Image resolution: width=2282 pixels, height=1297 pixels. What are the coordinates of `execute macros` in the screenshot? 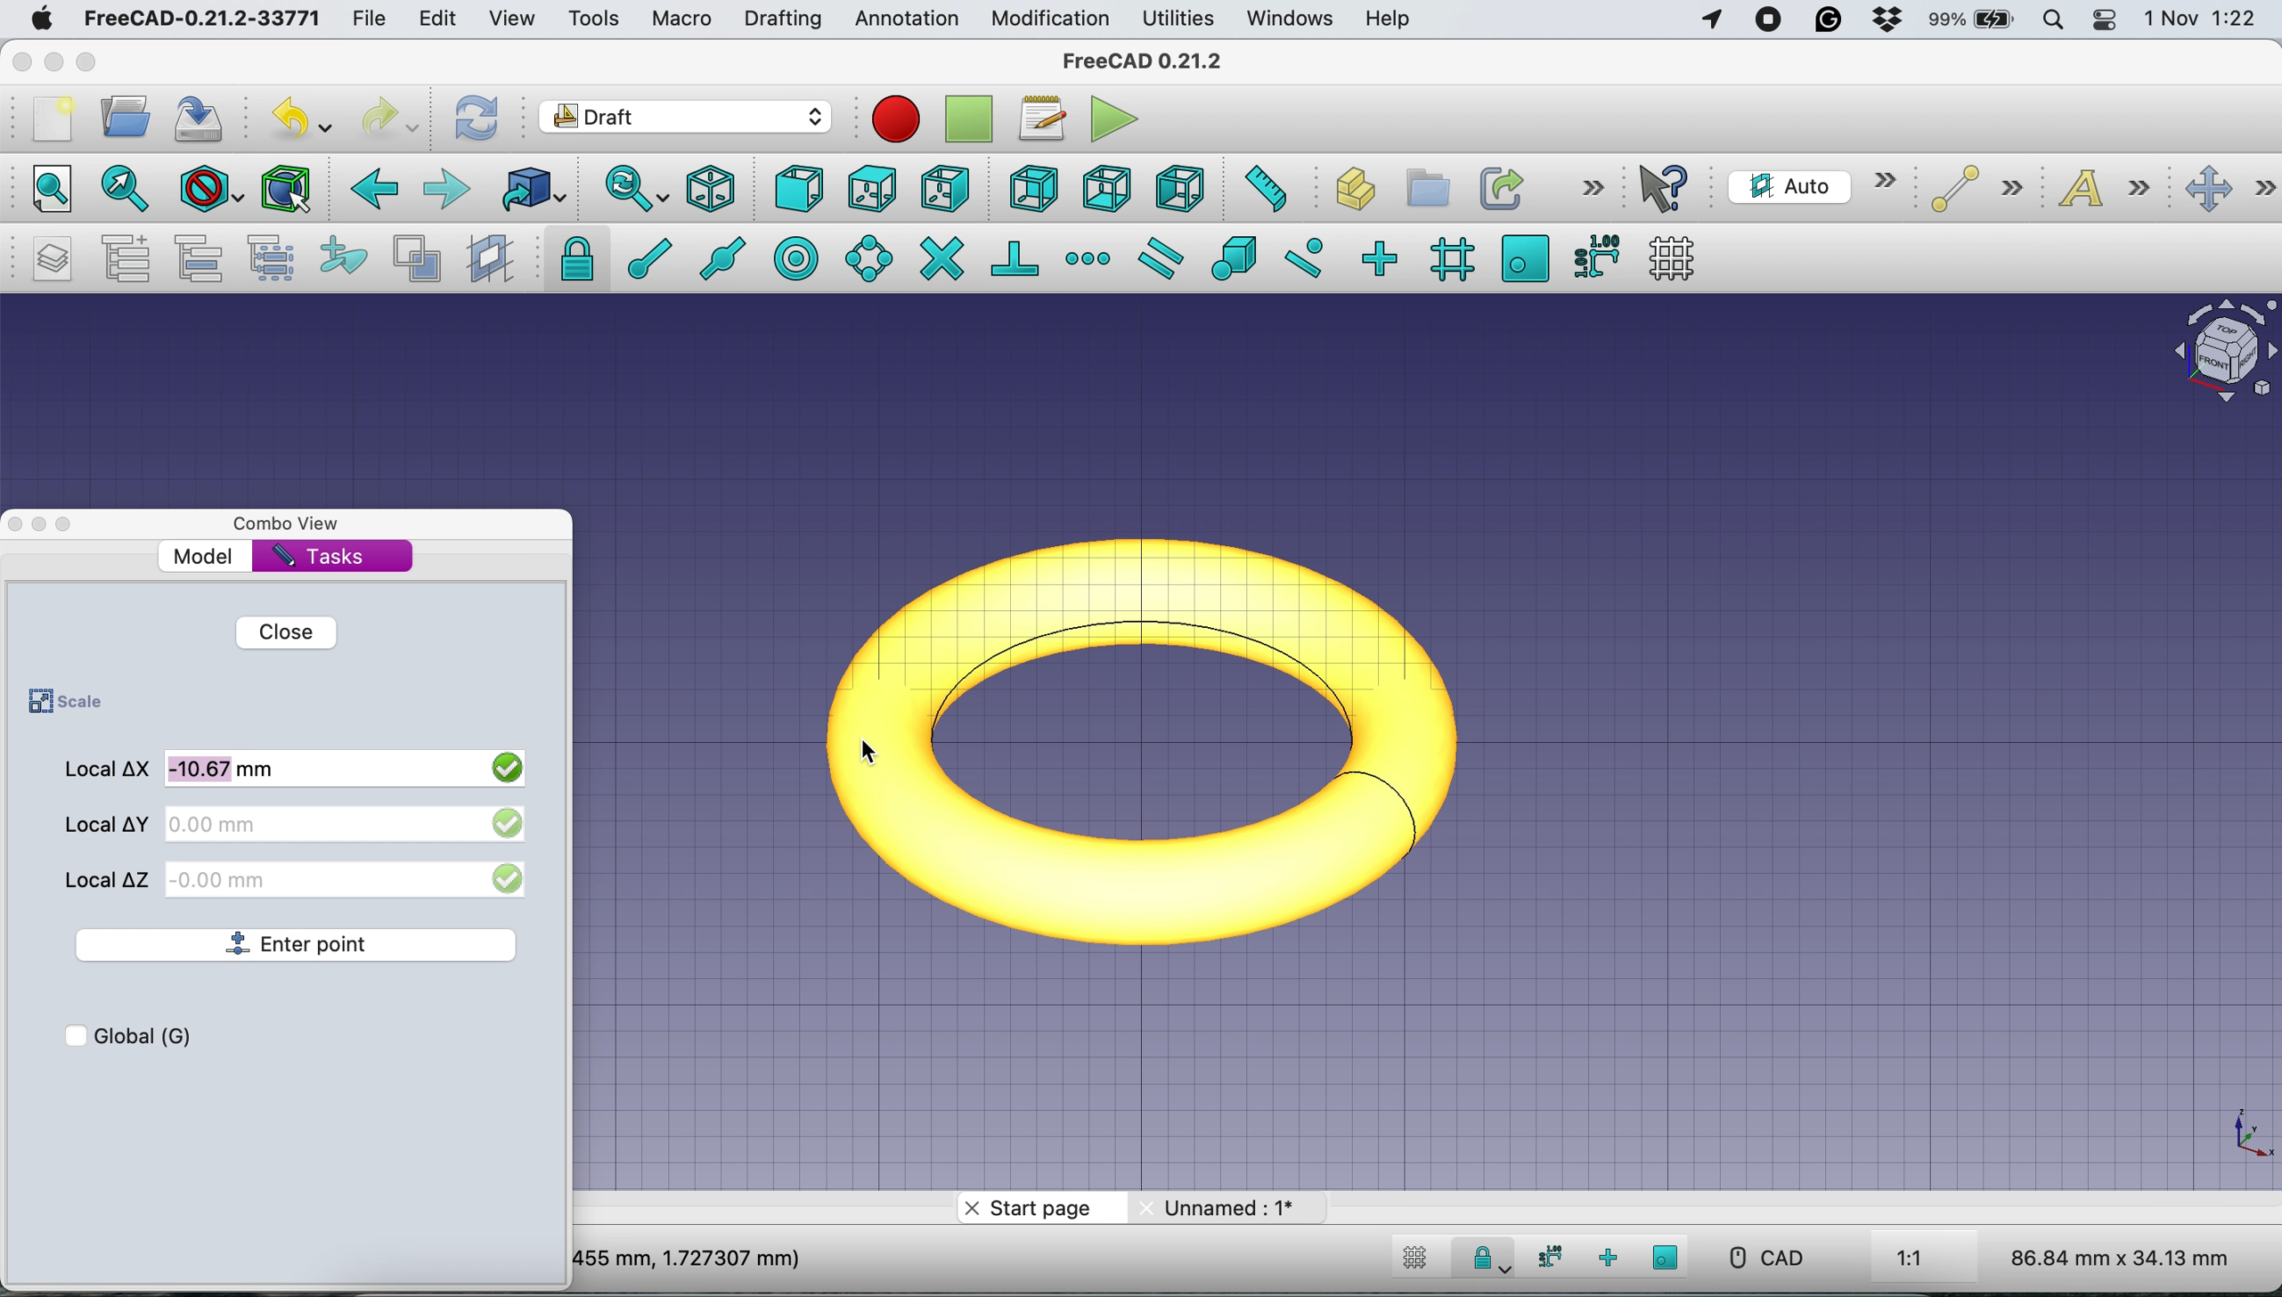 It's located at (1116, 121).